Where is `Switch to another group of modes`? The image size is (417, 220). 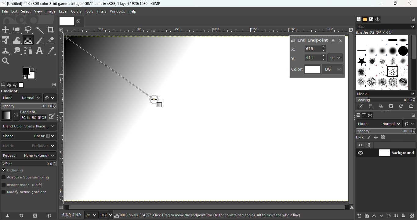 Switch to another group of modes is located at coordinates (50, 98).